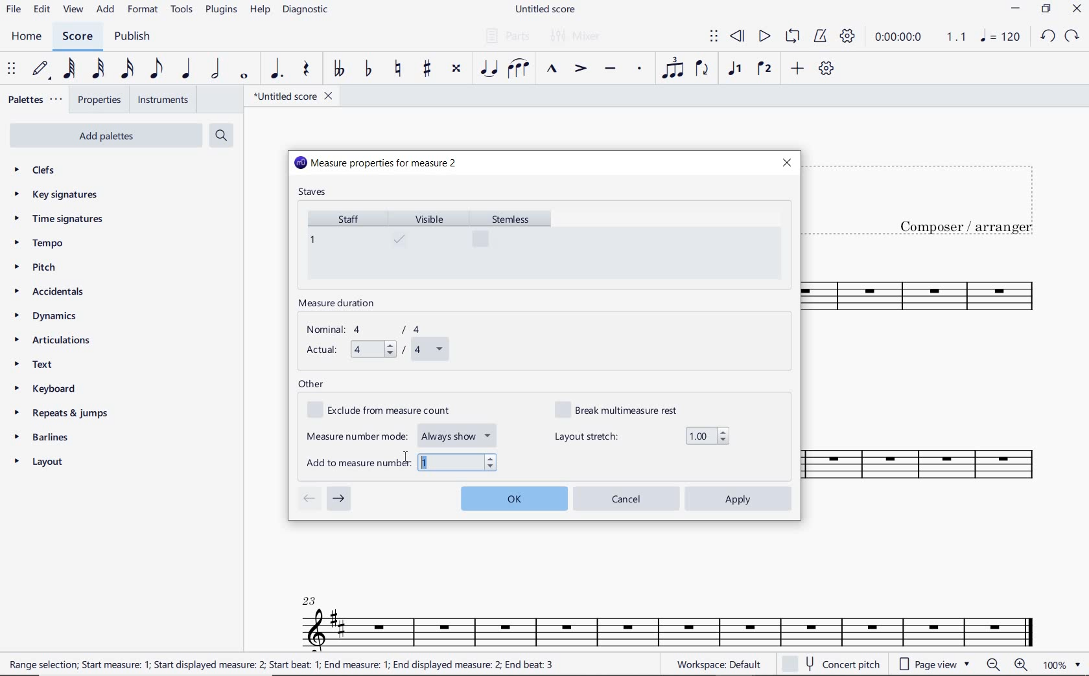 The height and width of the screenshot is (676, 1089). What do you see at coordinates (738, 37) in the screenshot?
I see `REWIND` at bounding box center [738, 37].